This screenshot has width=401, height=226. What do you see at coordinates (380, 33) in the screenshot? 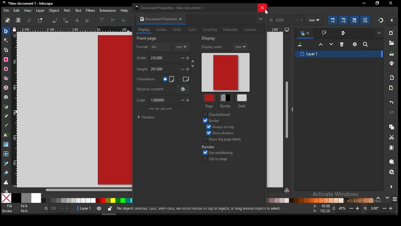
I see `show` at bounding box center [380, 33].